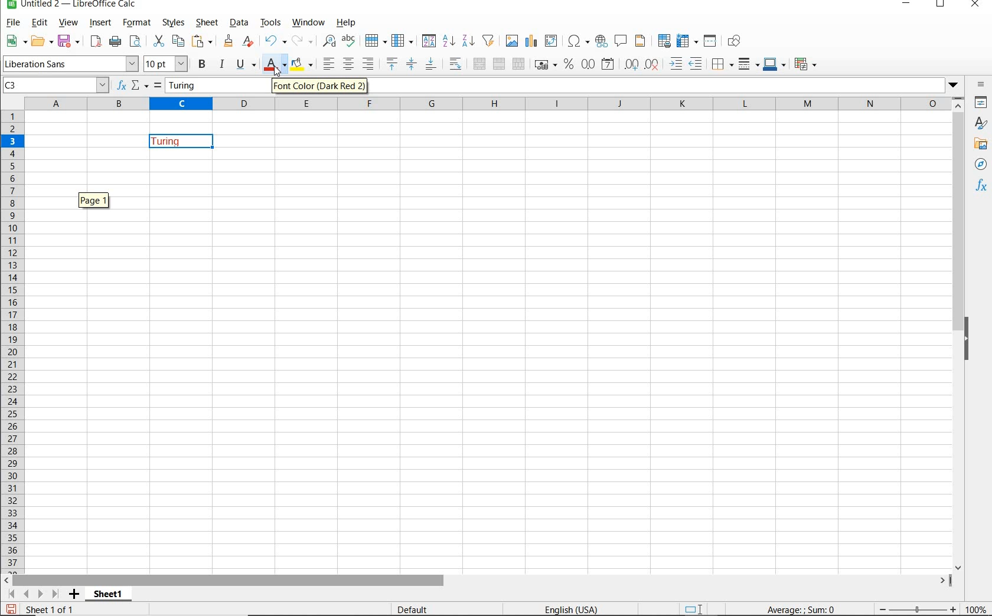  What do you see at coordinates (569, 65) in the screenshot?
I see `FORMAT AS PERCENT` at bounding box center [569, 65].